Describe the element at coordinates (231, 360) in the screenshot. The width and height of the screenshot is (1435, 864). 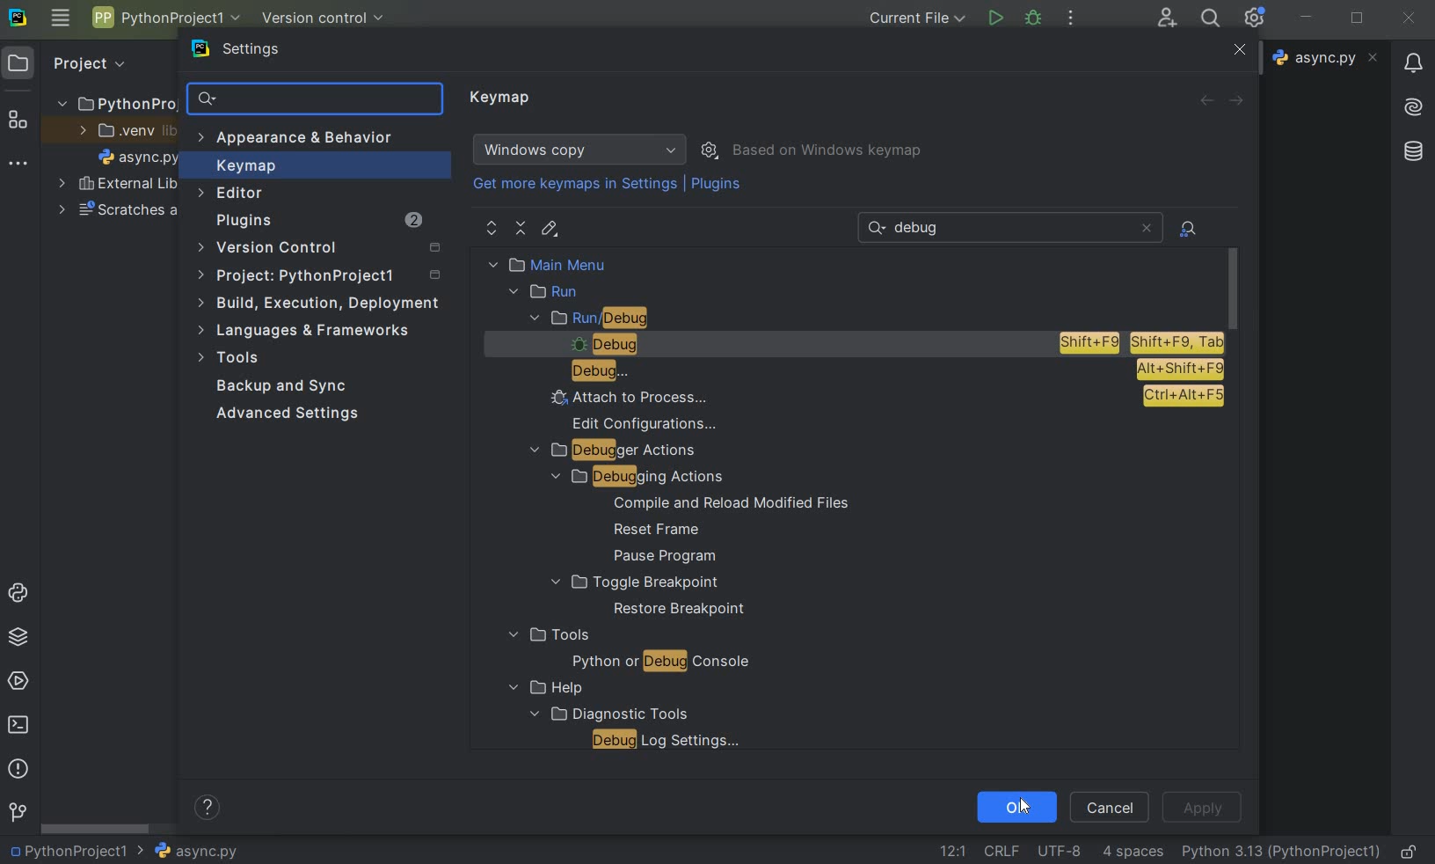
I see `tools` at that location.